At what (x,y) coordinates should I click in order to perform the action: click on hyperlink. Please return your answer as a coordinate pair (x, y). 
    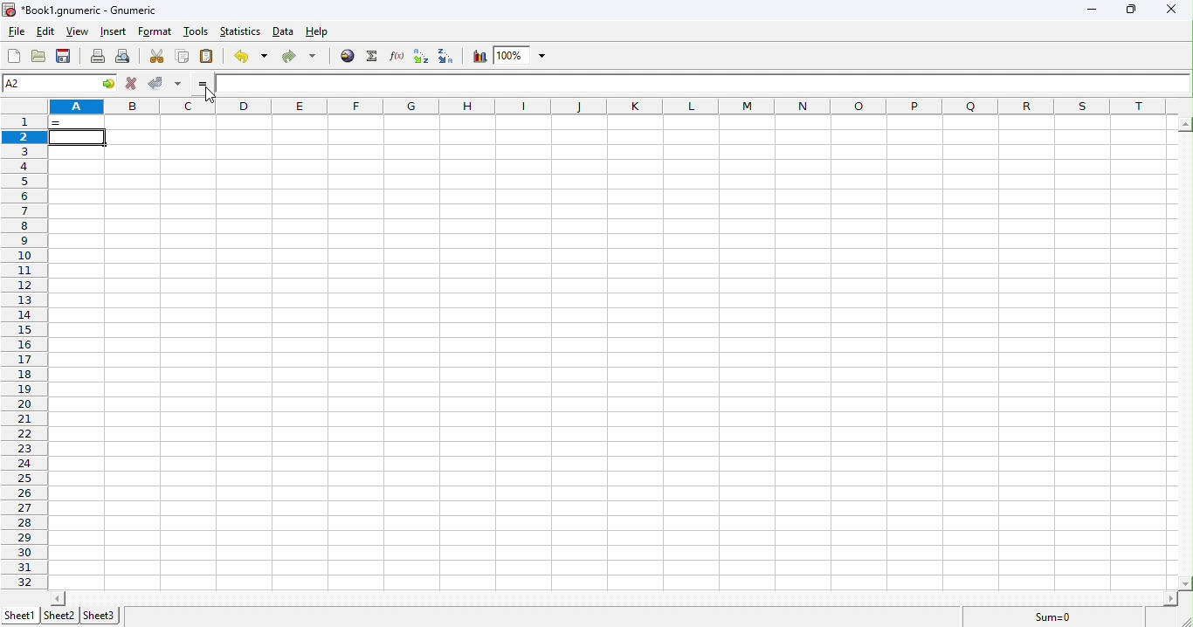
    Looking at the image, I should click on (346, 57).